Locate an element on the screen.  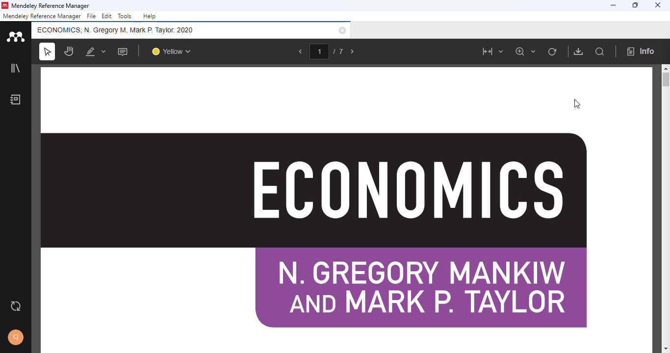
next page is located at coordinates (353, 52).